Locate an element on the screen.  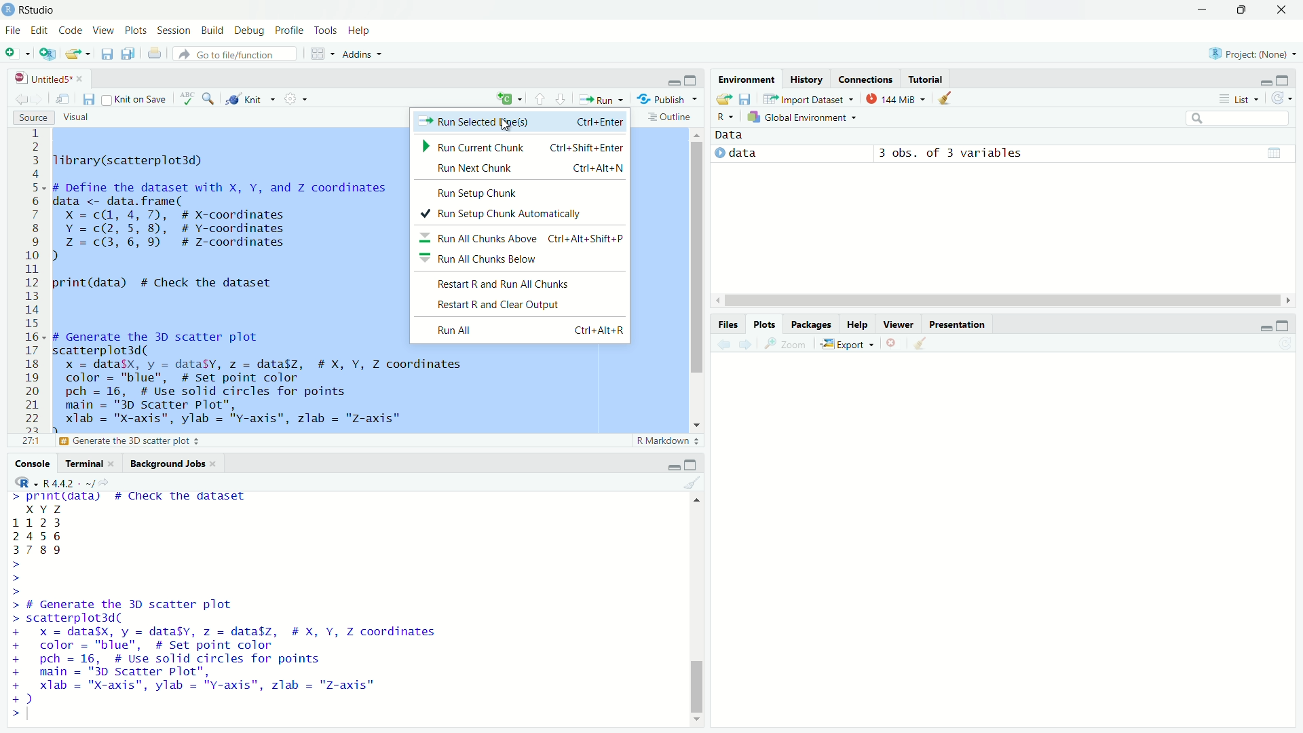
edit is located at coordinates (39, 31).